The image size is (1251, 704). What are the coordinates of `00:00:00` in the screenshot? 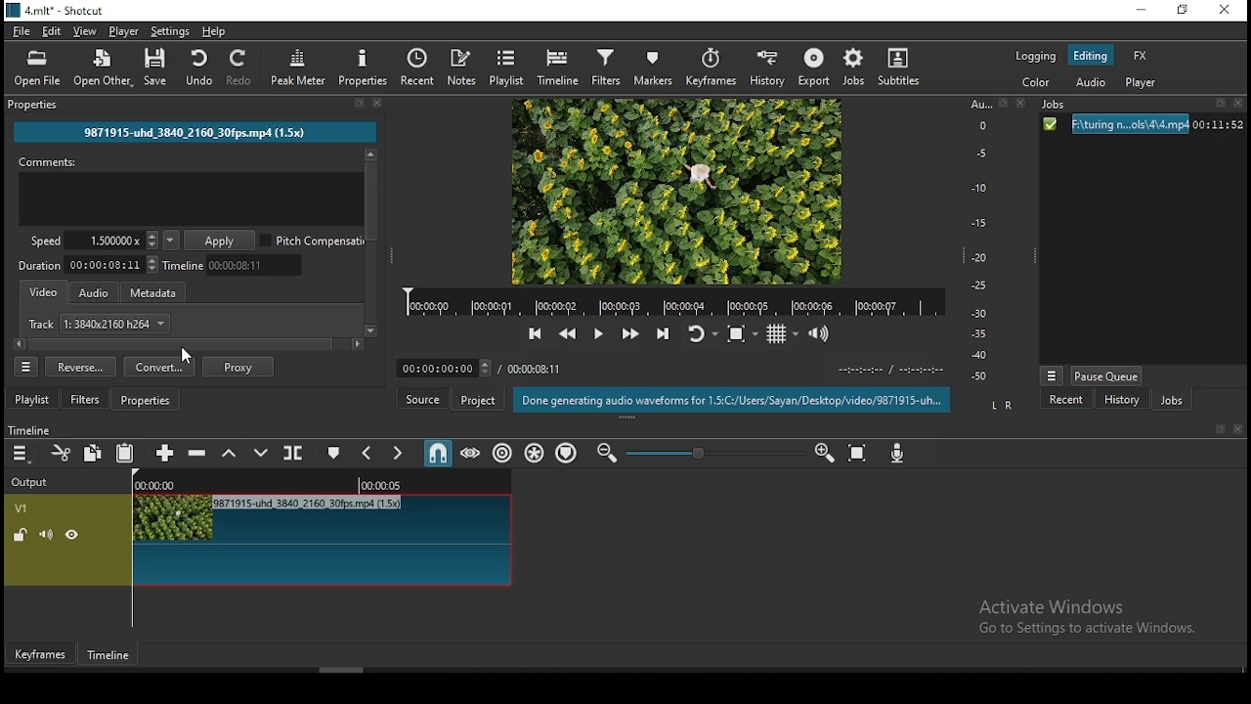 It's located at (162, 483).